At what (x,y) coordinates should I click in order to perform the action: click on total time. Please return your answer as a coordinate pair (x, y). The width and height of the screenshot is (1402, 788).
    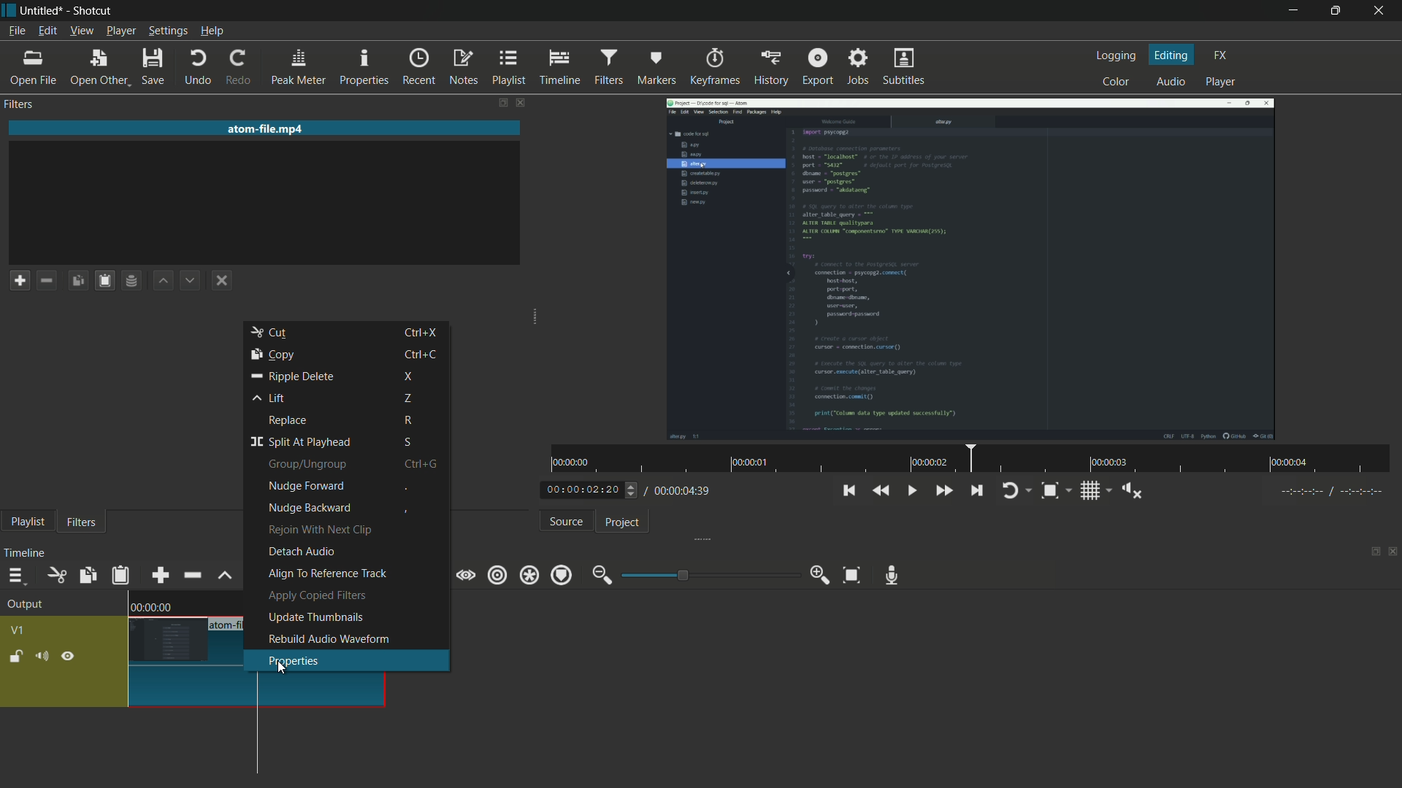
    Looking at the image, I should click on (682, 491).